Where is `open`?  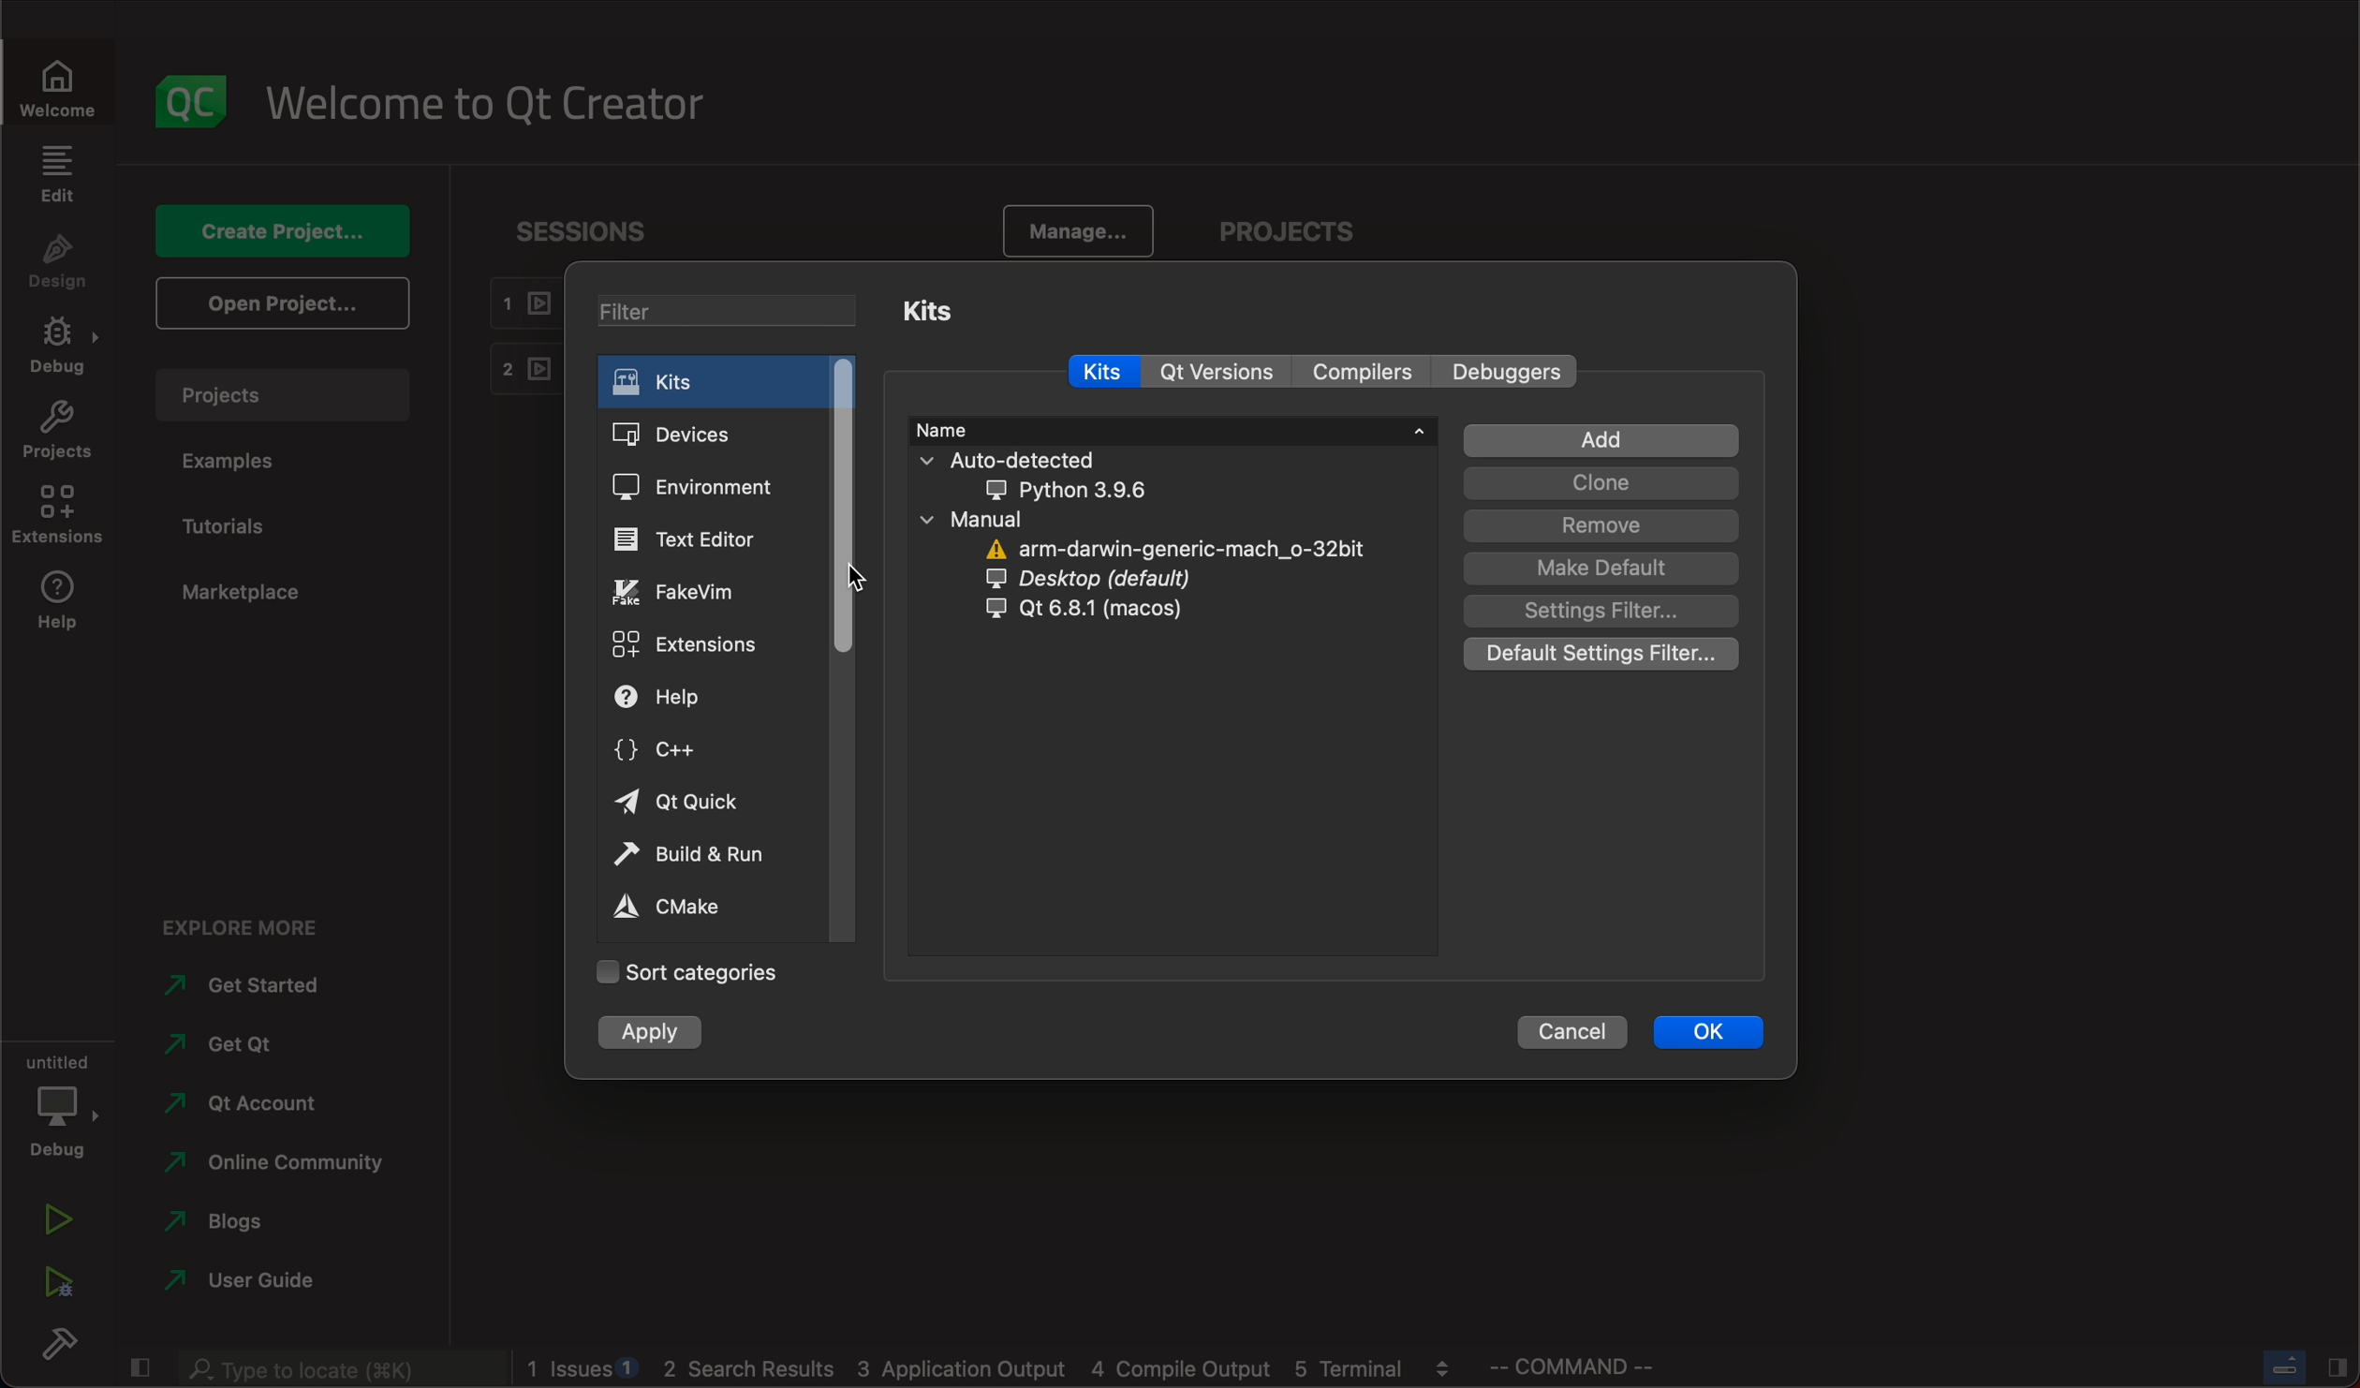
open is located at coordinates (288, 303).